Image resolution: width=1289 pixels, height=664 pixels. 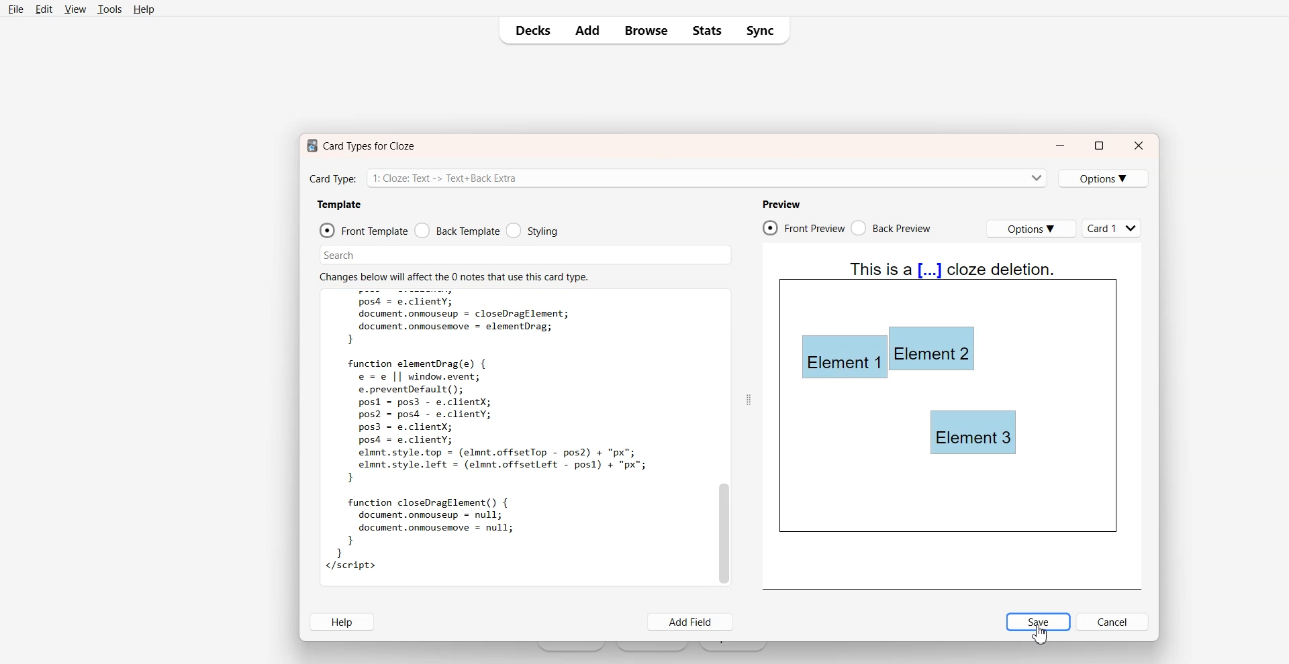 I want to click on Text, so click(x=492, y=437).